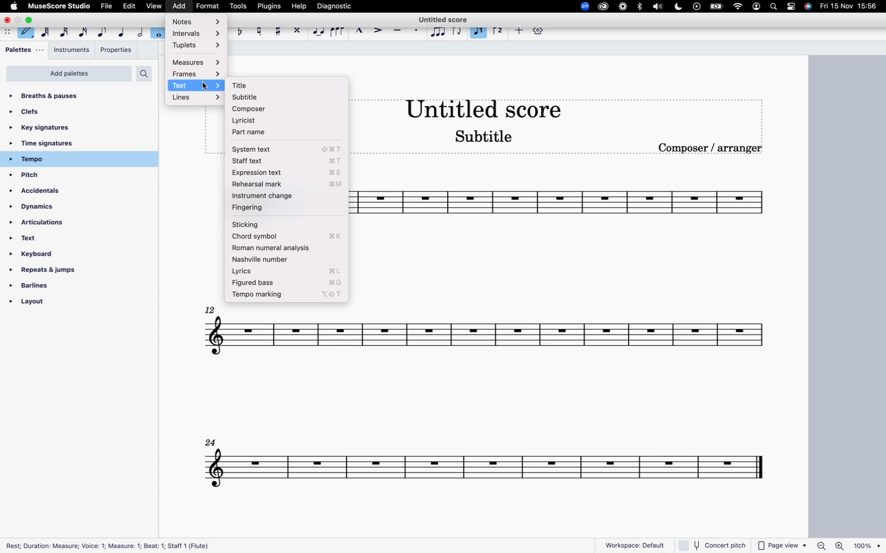 The height and width of the screenshot is (553, 886). What do you see at coordinates (438, 33) in the screenshot?
I see `tuplet` at bounding box center [438, 33].